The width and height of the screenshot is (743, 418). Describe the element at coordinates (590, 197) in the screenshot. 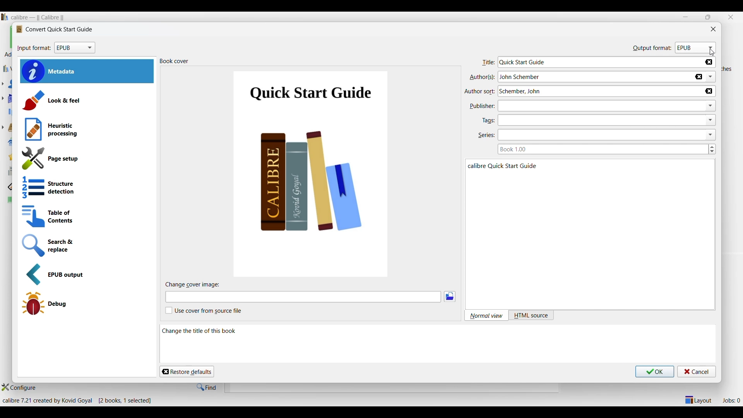

I see `Details of selected book` at that location.